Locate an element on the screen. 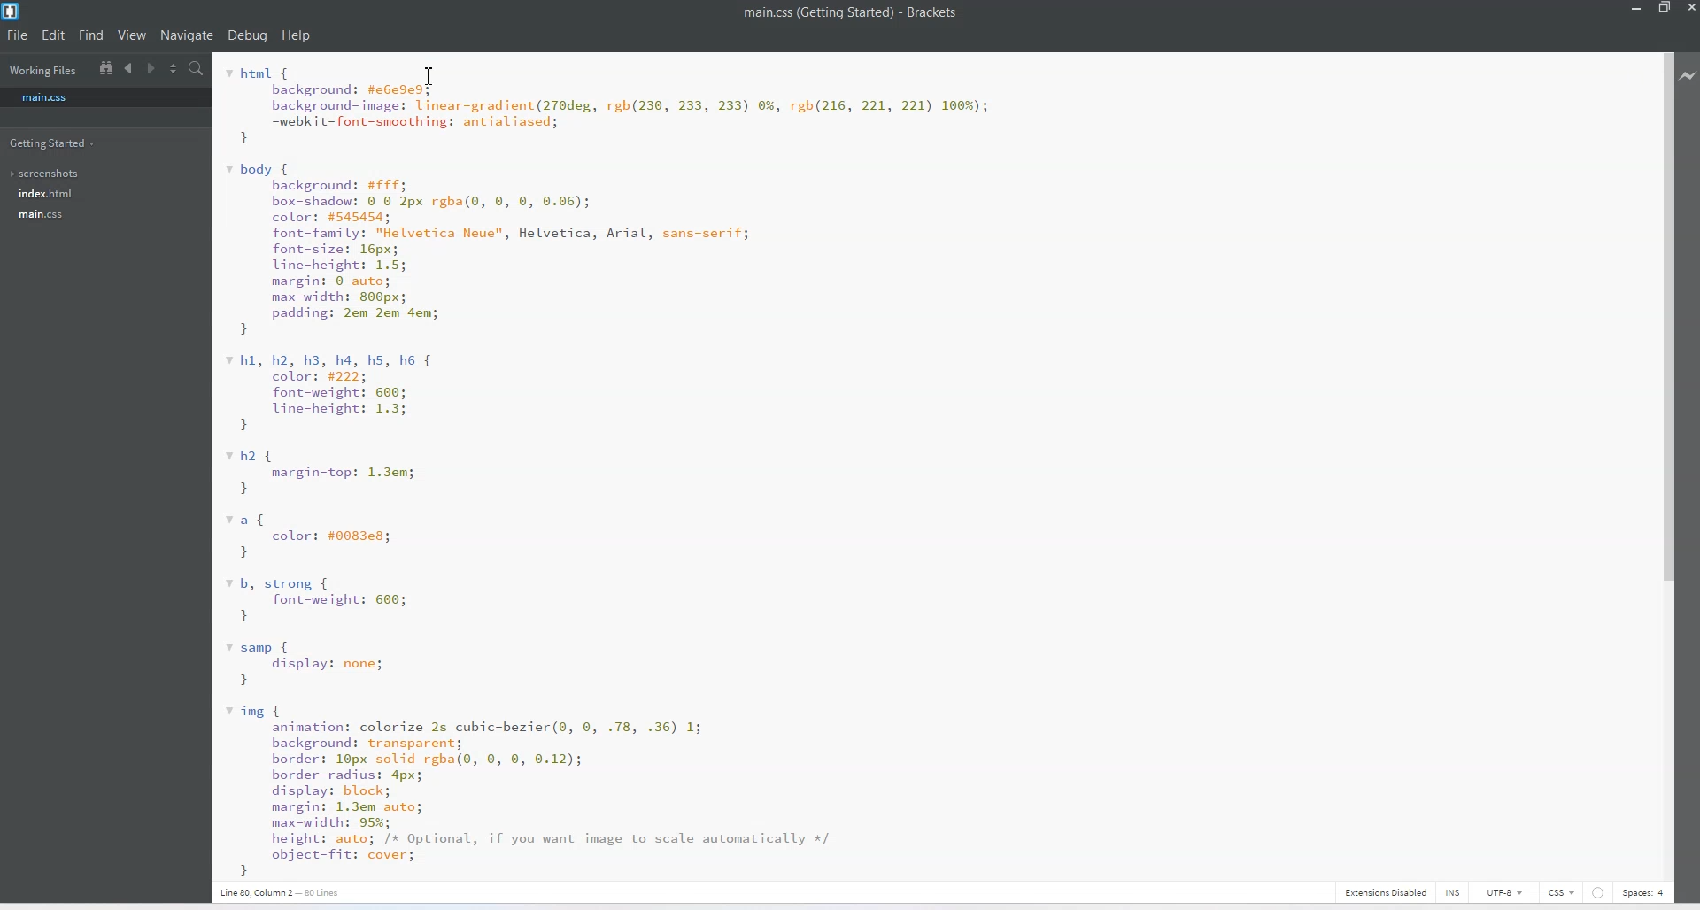  Edit is located at coordinates (54, 35).